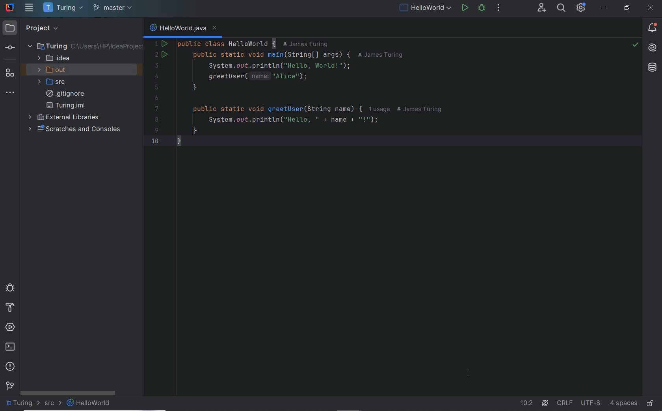 The width and height of the screenshot is (662, 411). I want to click on Turing (project name), so click(18, 405).